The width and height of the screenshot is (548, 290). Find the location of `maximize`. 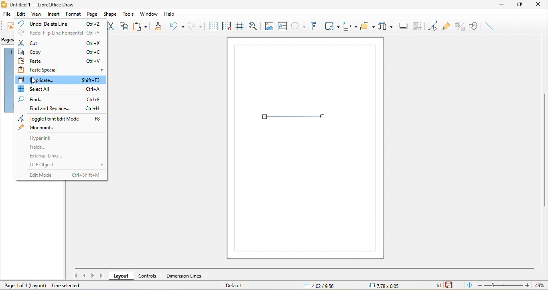

maximize is located at coordinates (520, 6).